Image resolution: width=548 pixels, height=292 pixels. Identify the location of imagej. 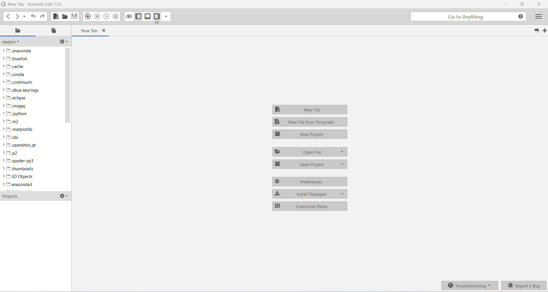
(17, 106).